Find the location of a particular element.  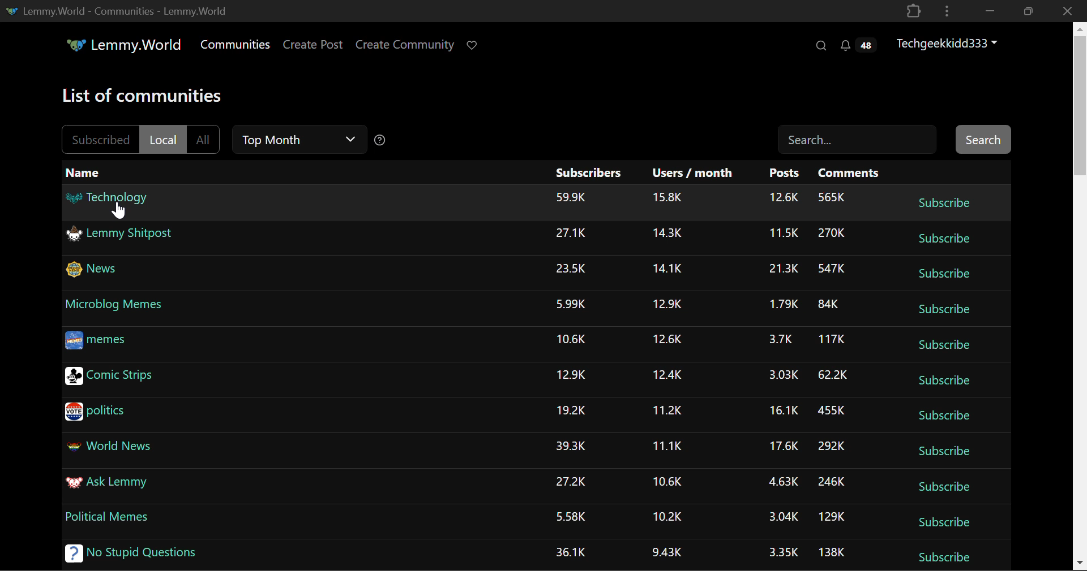

Amount  is located at coordinates (784, 197).